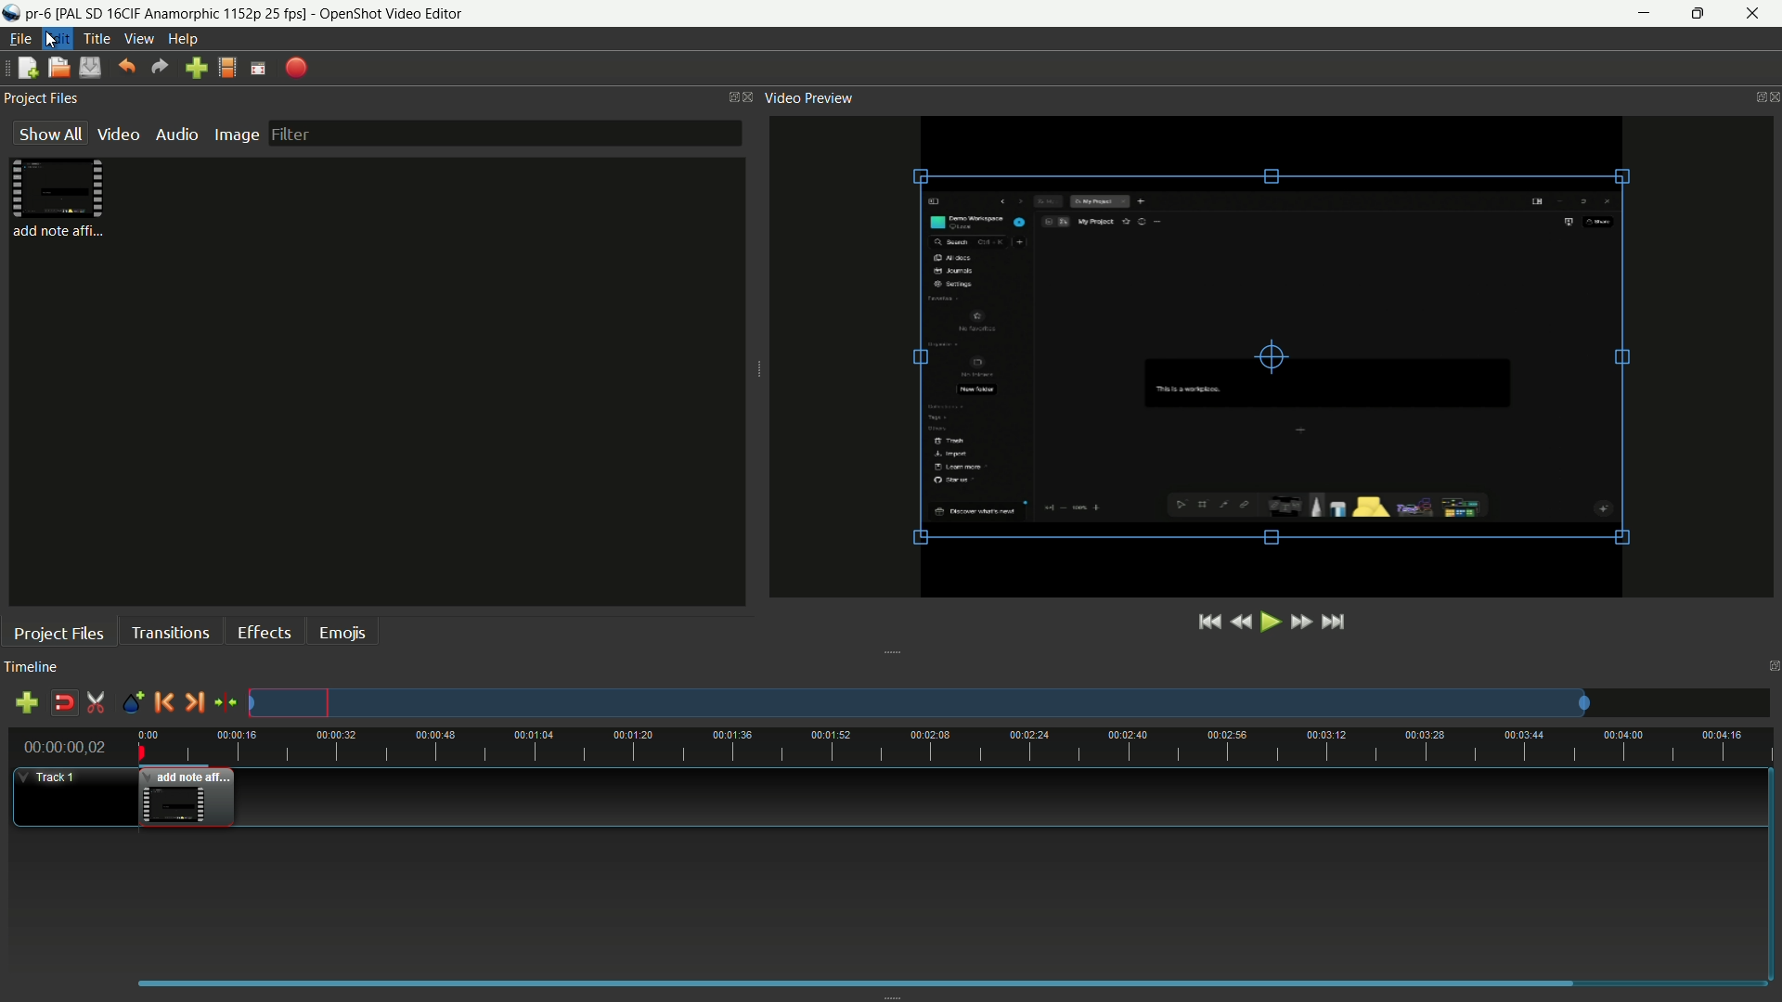  Describe the element at coordinates (63, 702) in the screenshot. I see `disable snap` at that location.